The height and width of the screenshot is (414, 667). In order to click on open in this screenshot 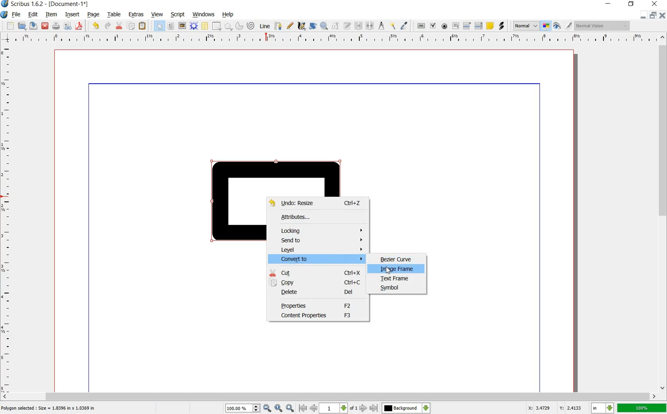, I will do `click(22, 26)`.